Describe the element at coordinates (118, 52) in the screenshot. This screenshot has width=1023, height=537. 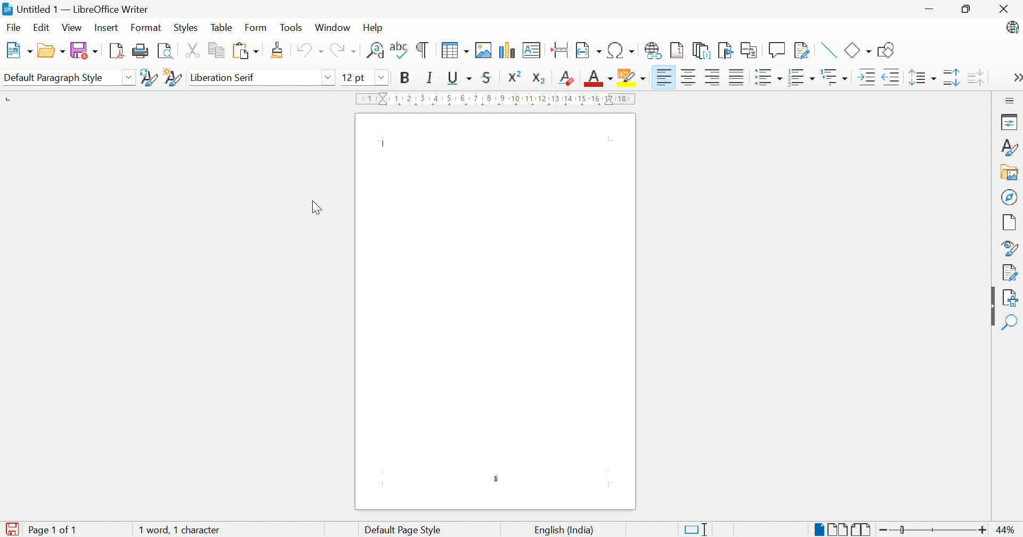
I see `Export directly as PDF` at that location.